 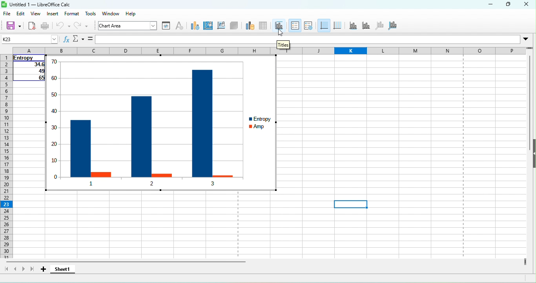 What do you see at coordinates (396, 27) in the screenshot?
I see `all axes` at bounding box center [396, 27].